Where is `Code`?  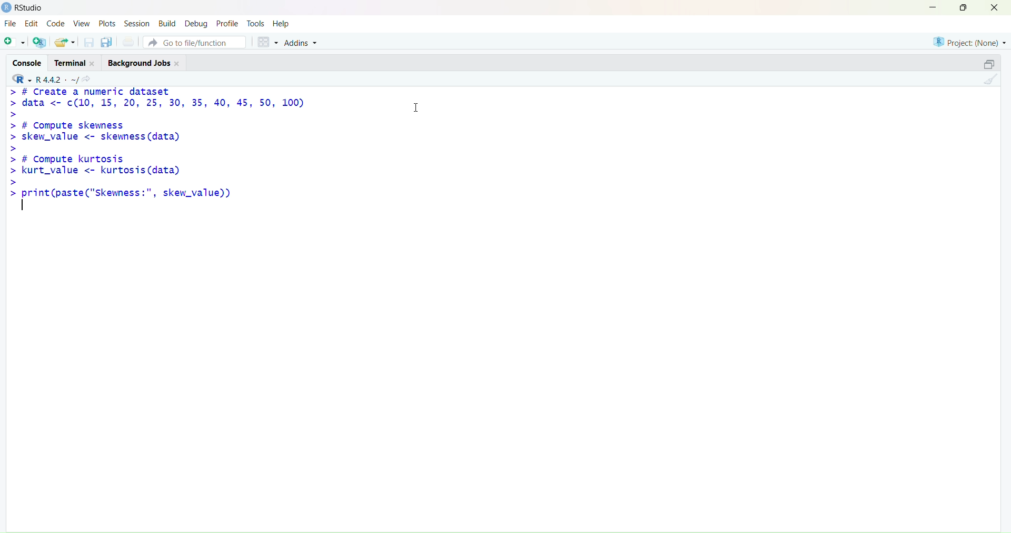 Code is located at coordinates (56, 24).